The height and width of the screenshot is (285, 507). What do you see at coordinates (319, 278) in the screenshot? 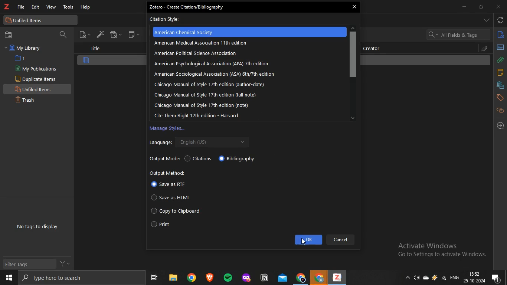
I see `chrome` at bounding box center [319, 278].